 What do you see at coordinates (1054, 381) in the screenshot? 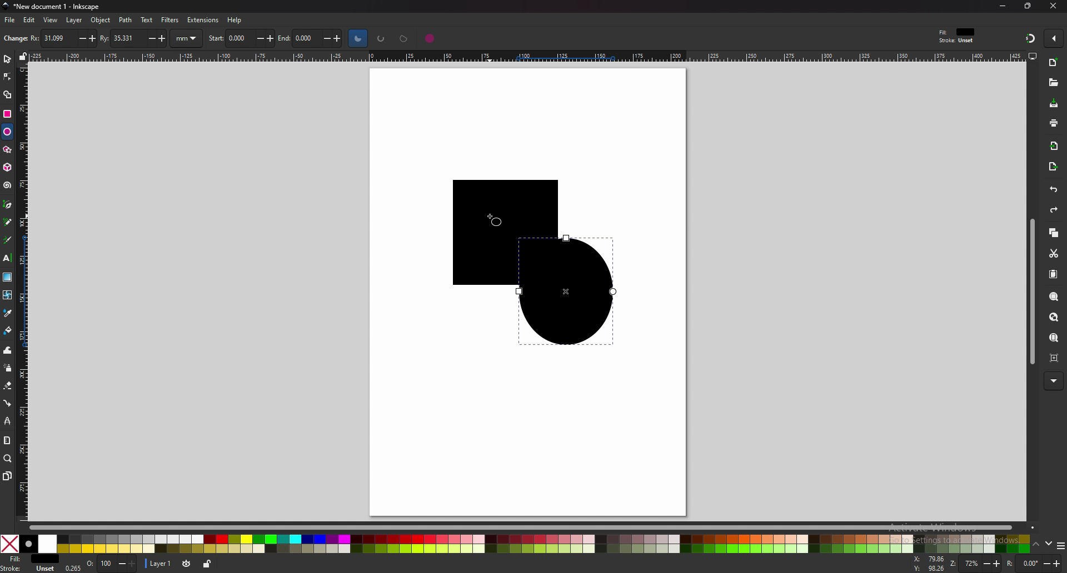
I see `more` at bounding box center [1054, 381].